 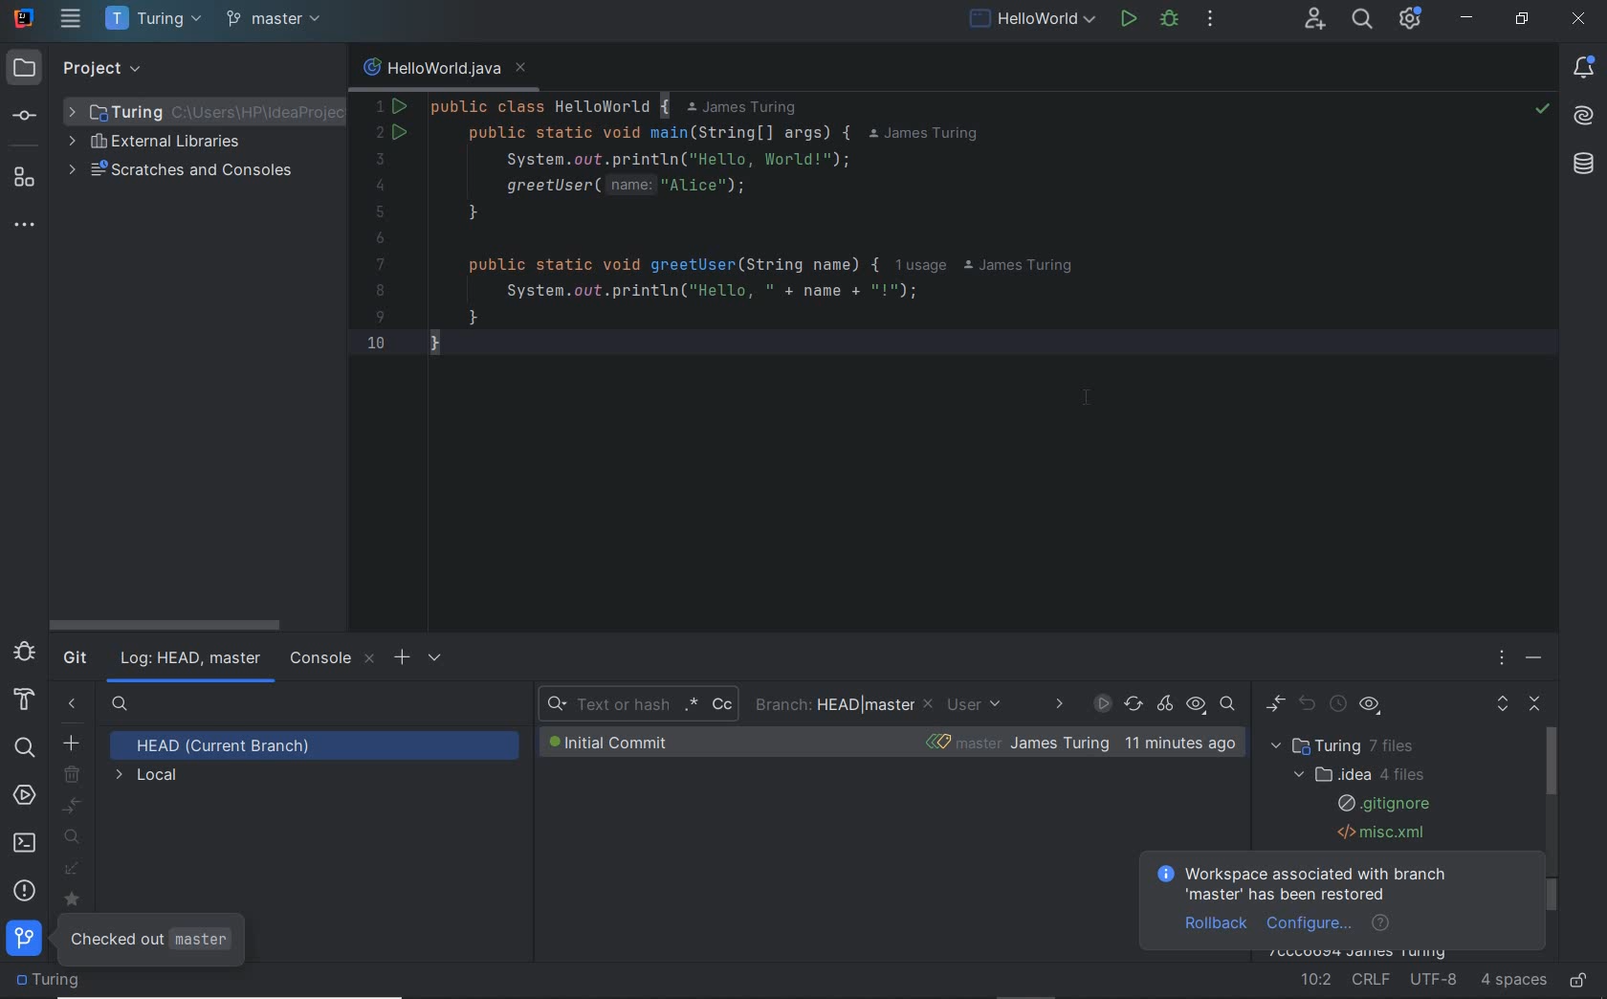 I want to click on close, so click(x=1578, y=20).